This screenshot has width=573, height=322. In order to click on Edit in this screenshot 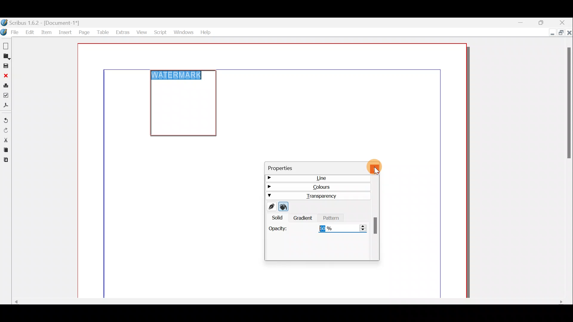, I will do `click(30, 32)`.